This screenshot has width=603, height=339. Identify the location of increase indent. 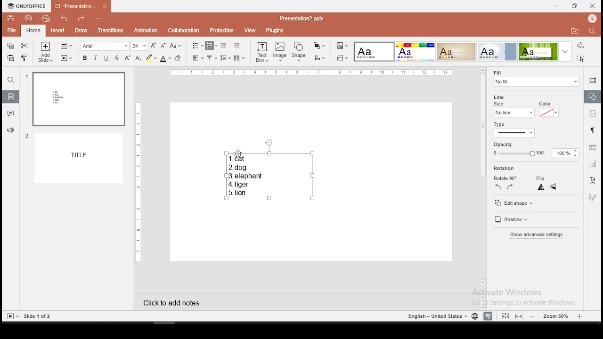
(237, 45).